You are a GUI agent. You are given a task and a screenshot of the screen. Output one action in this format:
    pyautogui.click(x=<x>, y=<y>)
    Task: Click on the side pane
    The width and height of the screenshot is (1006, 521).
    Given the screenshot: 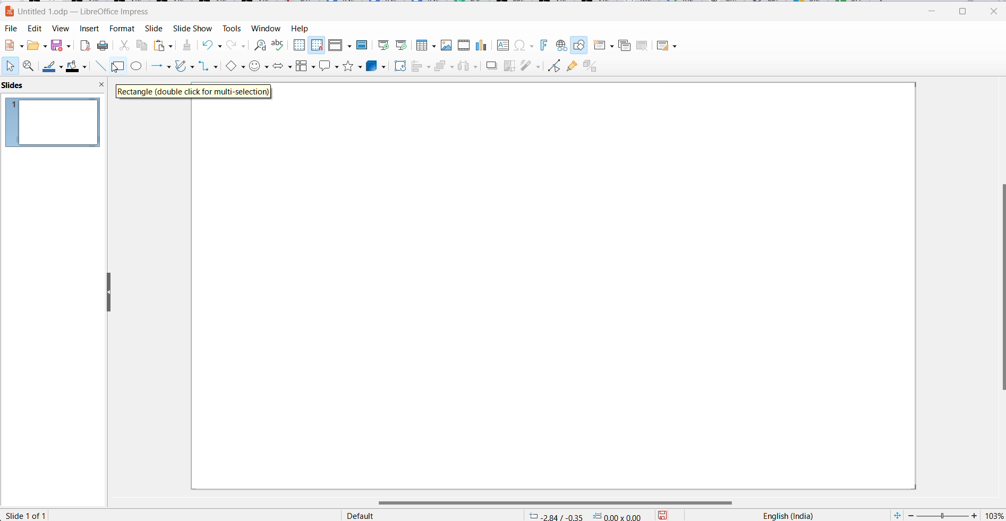 What is the action you would take?
    pyautogui.click(x=54, y=85)
    